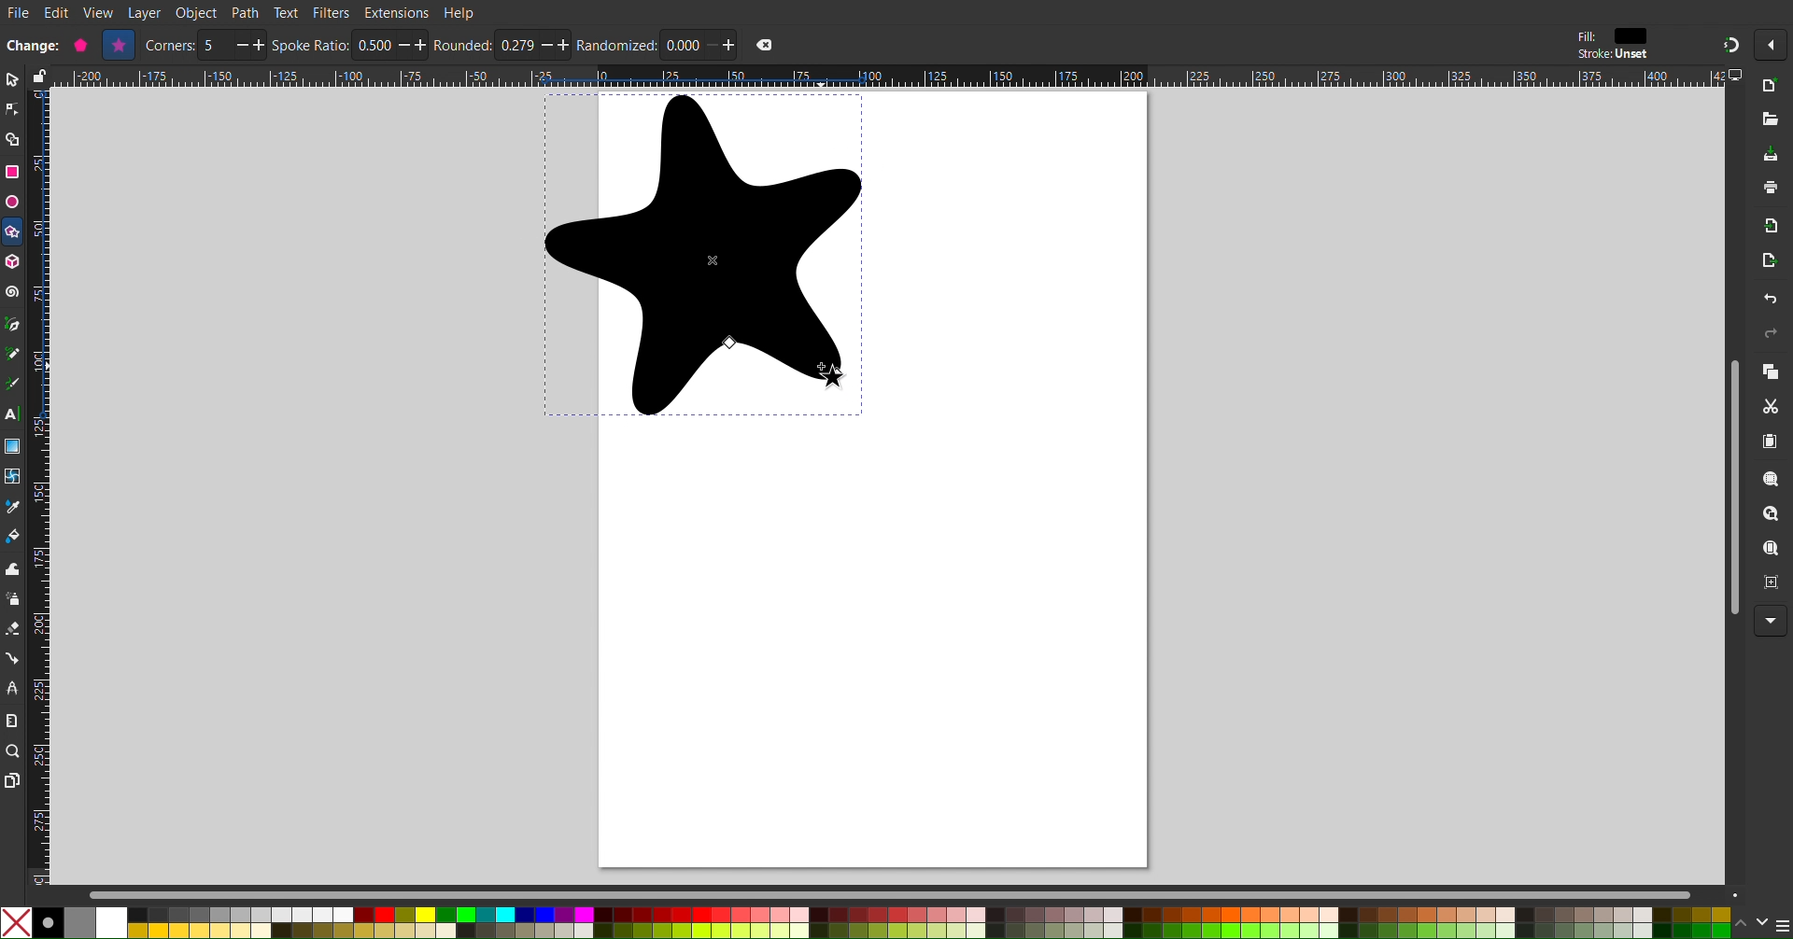 This screenshot has width=1793, height=939. I want to click on Cursor, so click(851, 379).